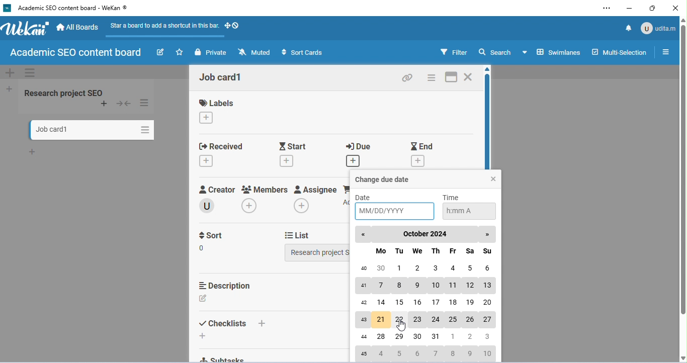  What do you see at coordinates (218, 103) in the screenshot?
I see `labels` at bounding box center [218, 103].